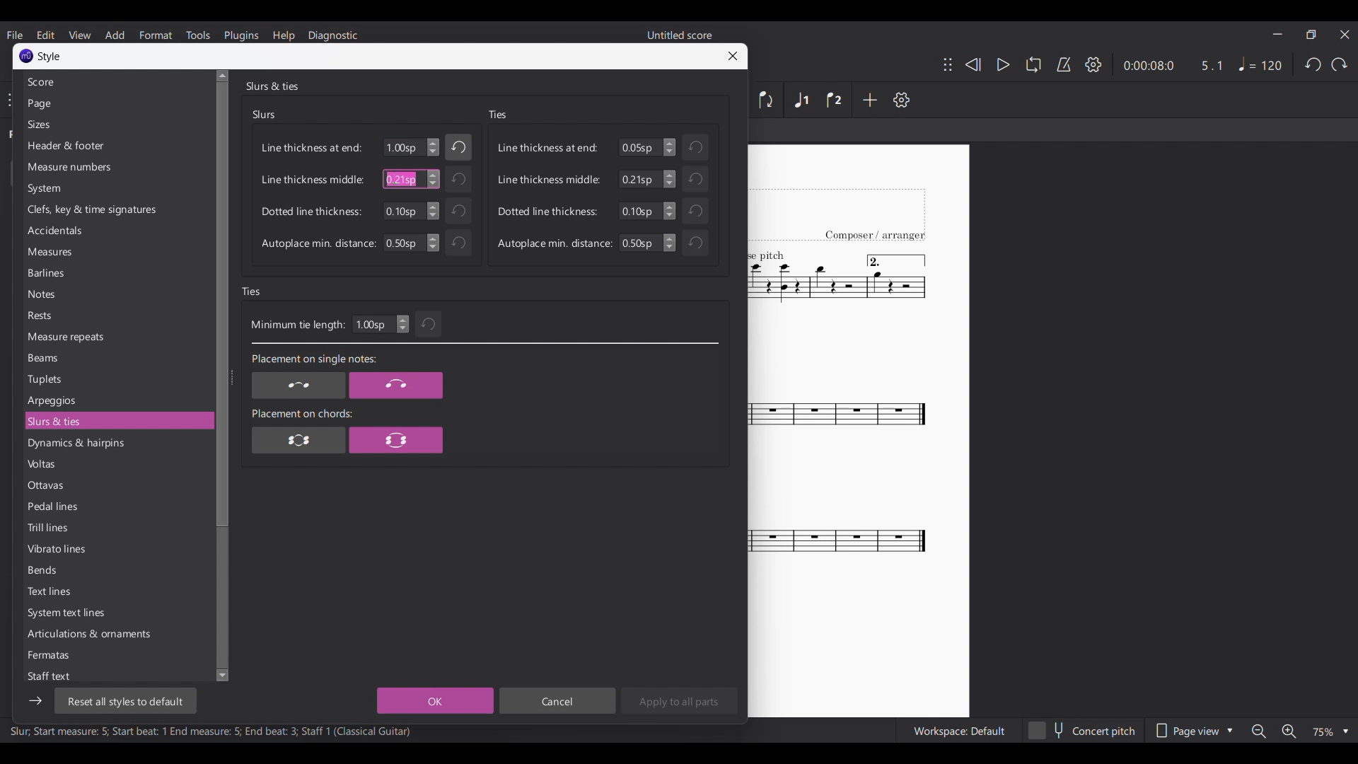 The height and width of the screenshot is (764, 1358). I want to click on Arpeggios, so click(117, 400).